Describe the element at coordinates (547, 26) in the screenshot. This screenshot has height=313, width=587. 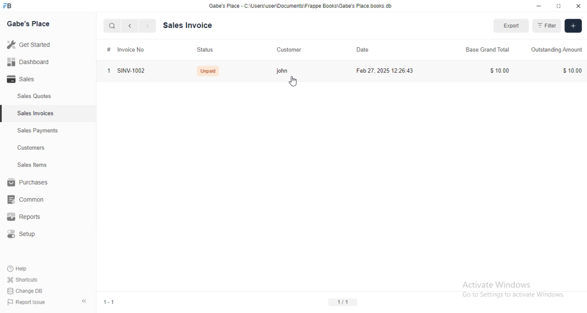
I see `filter` at that location.